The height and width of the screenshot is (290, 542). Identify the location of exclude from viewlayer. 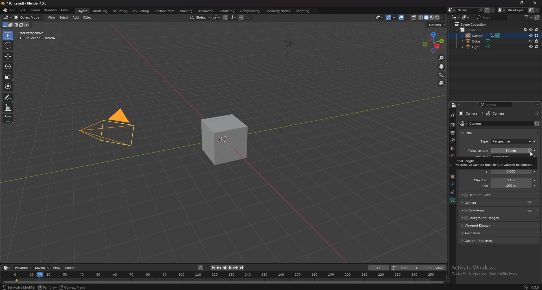
(523, 30).